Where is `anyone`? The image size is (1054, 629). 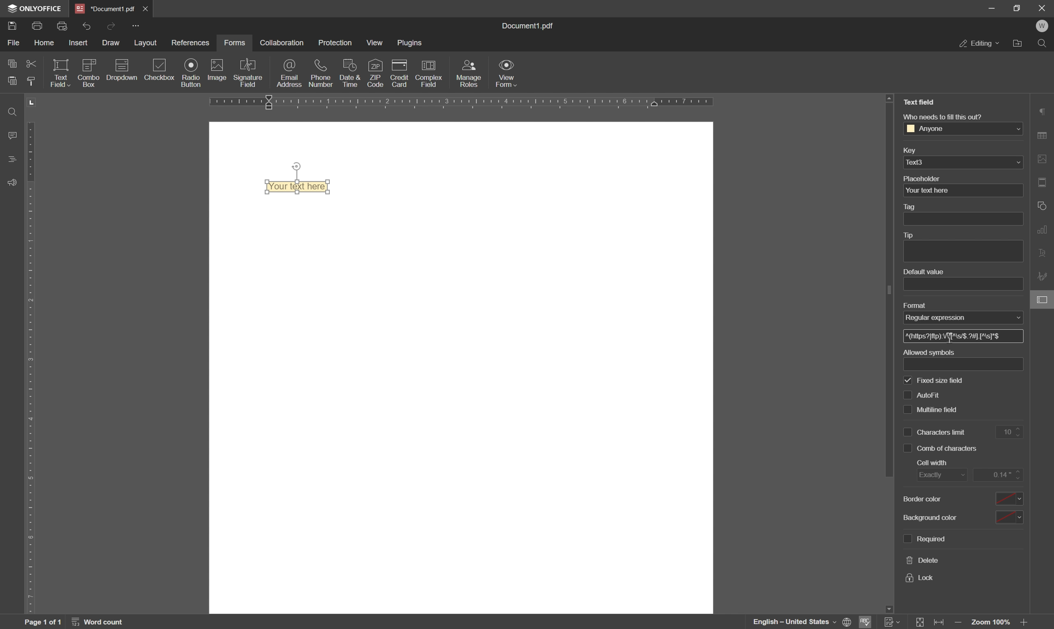
anyone is located at coordinates (930, 129).